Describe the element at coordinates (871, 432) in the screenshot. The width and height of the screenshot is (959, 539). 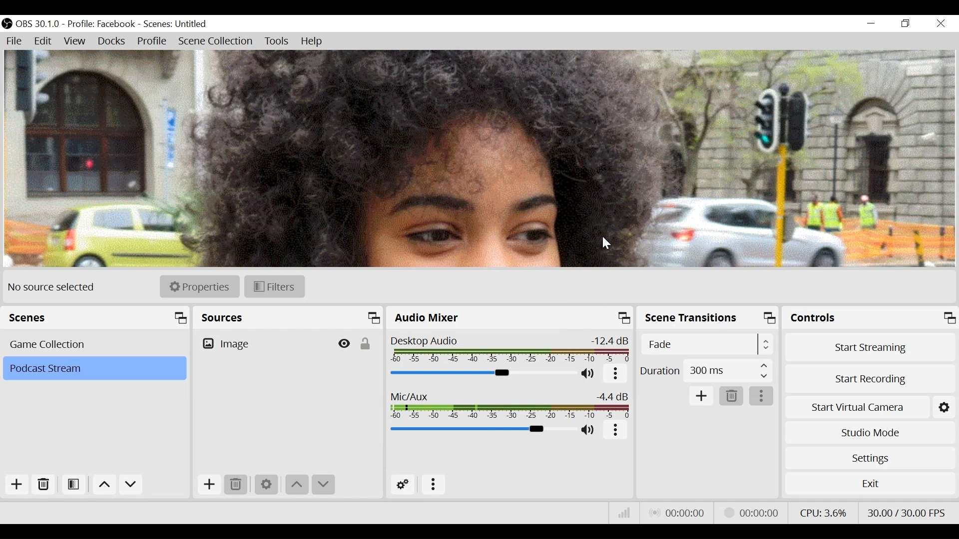
I see `Studio Mode` at that location.